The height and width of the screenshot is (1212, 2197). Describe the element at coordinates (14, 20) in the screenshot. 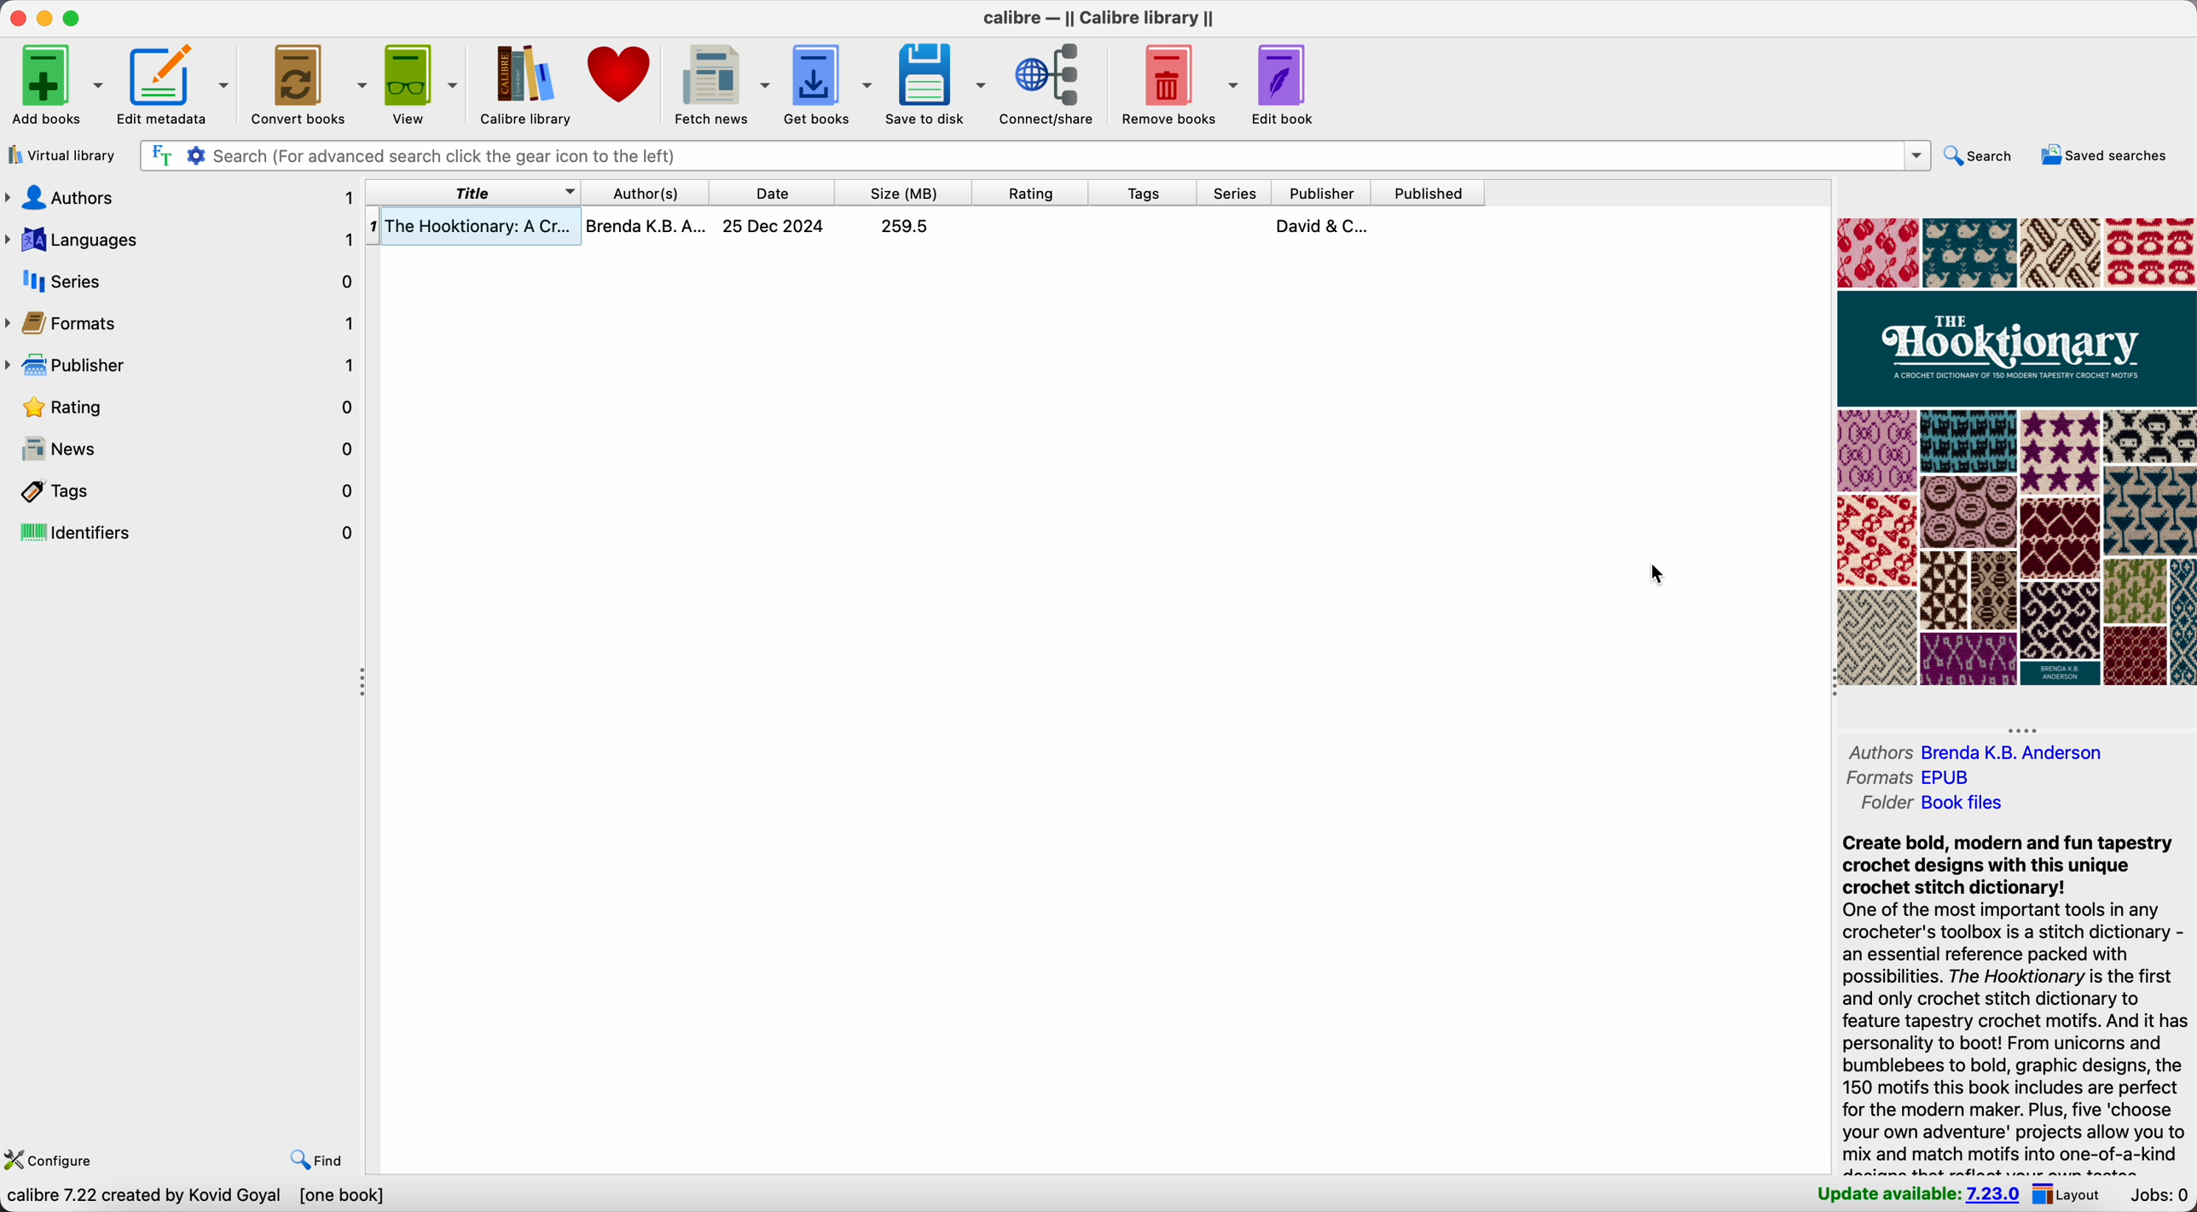

I see `close` at that location.